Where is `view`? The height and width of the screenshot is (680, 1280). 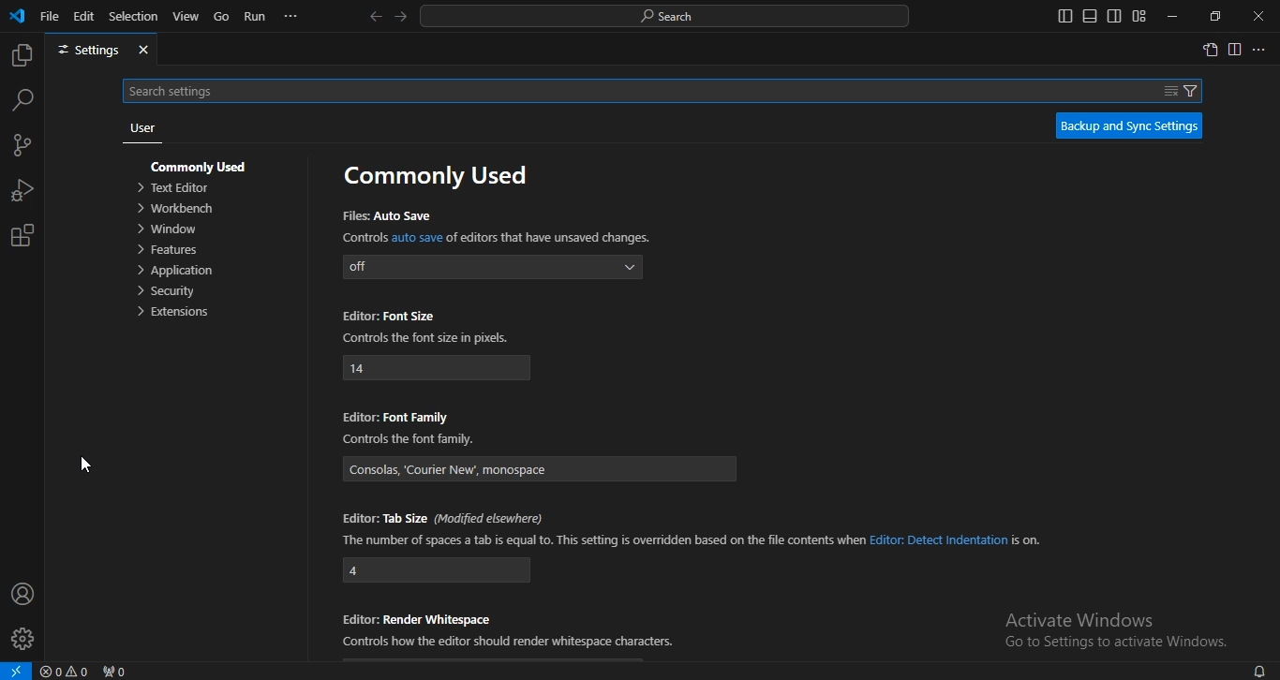 view is located at coordinates (186, 16).